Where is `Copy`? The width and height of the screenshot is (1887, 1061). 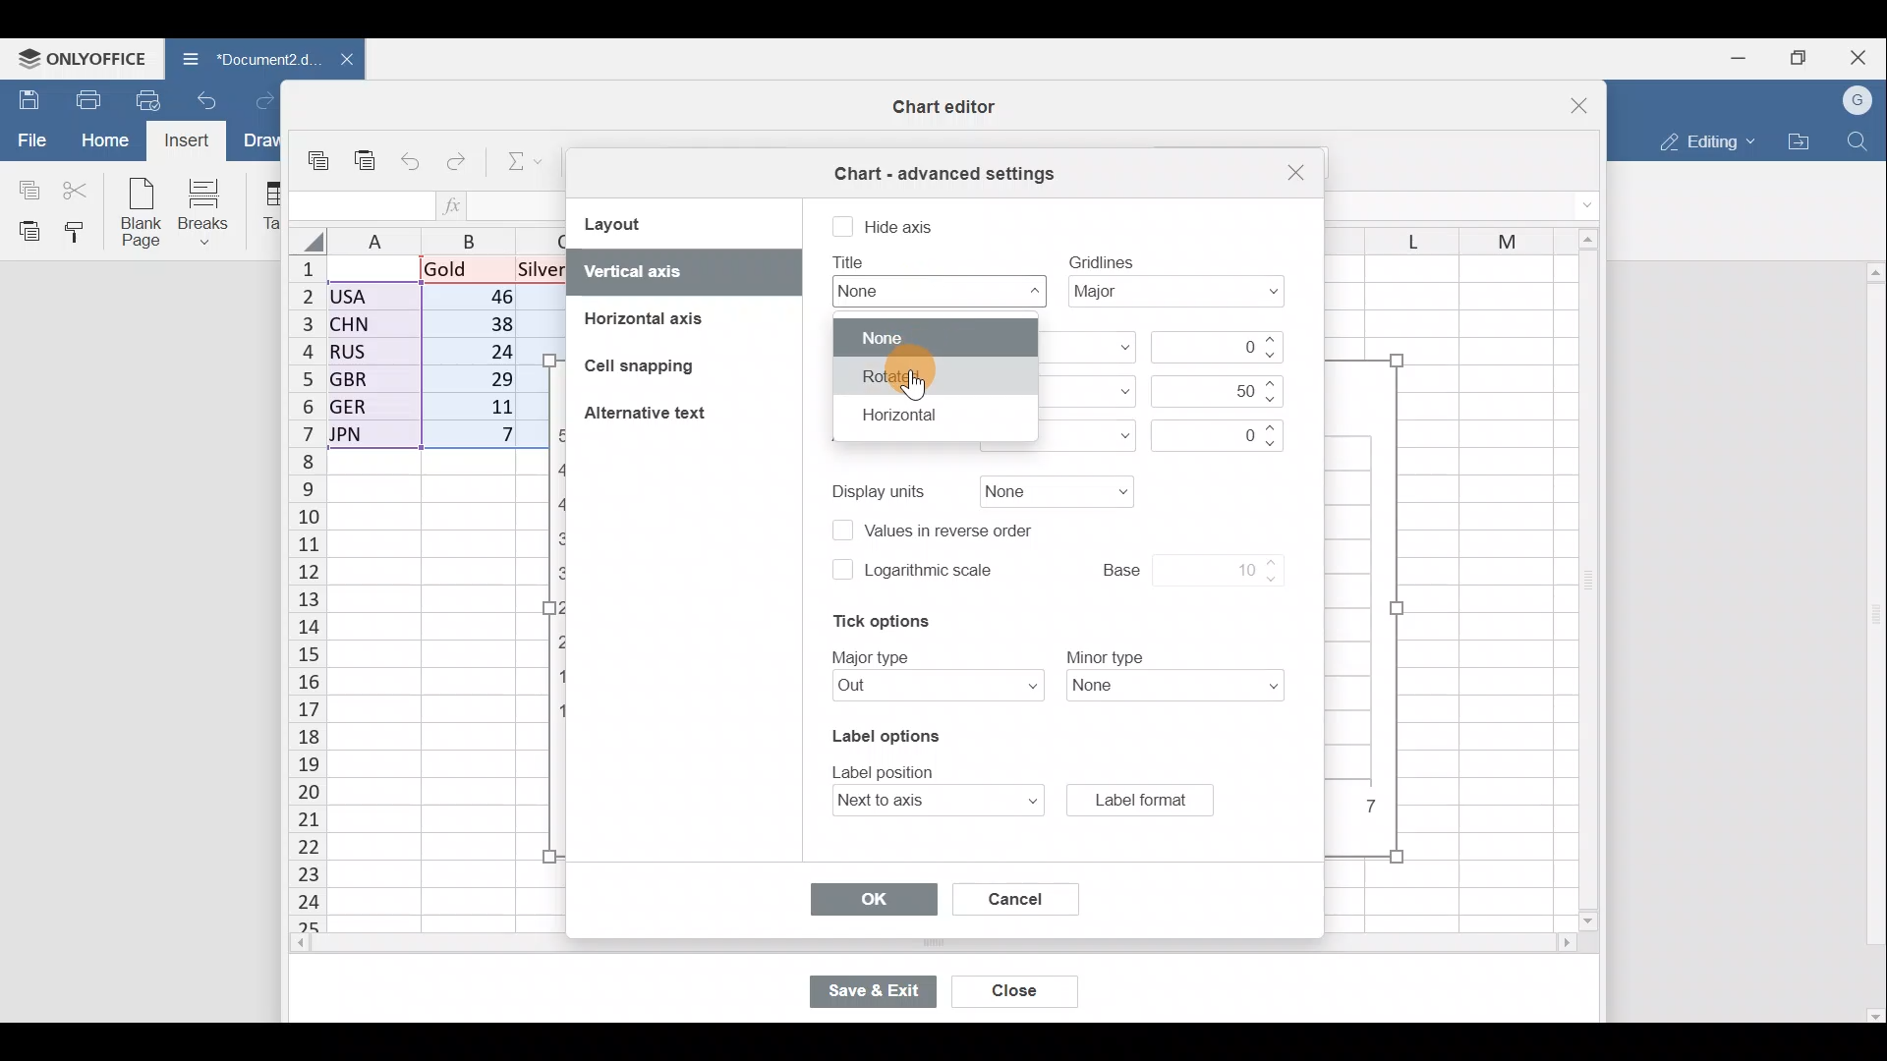
Copy is located at coordinates (320, 153).